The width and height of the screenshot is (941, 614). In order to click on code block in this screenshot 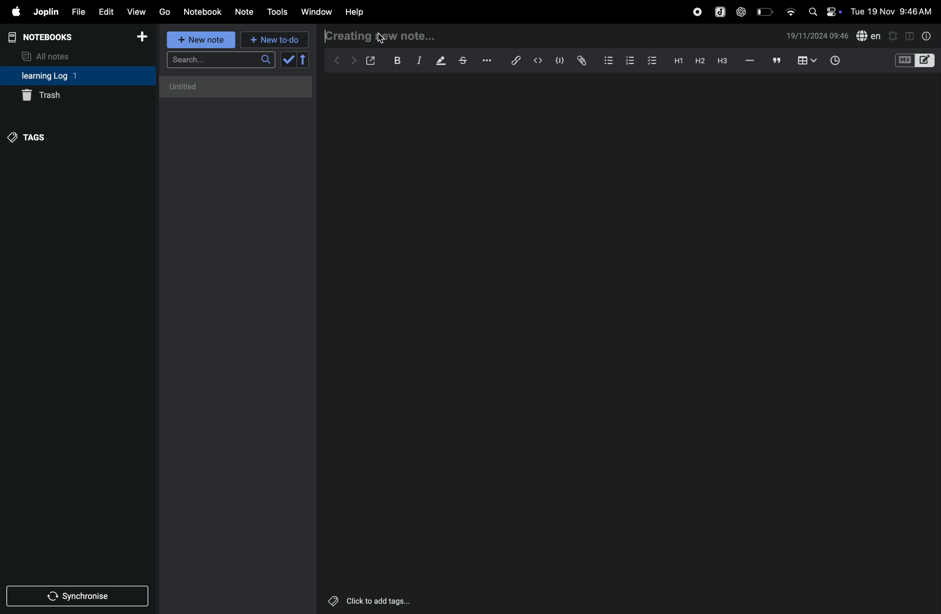, I will do `click(558, 61)`.